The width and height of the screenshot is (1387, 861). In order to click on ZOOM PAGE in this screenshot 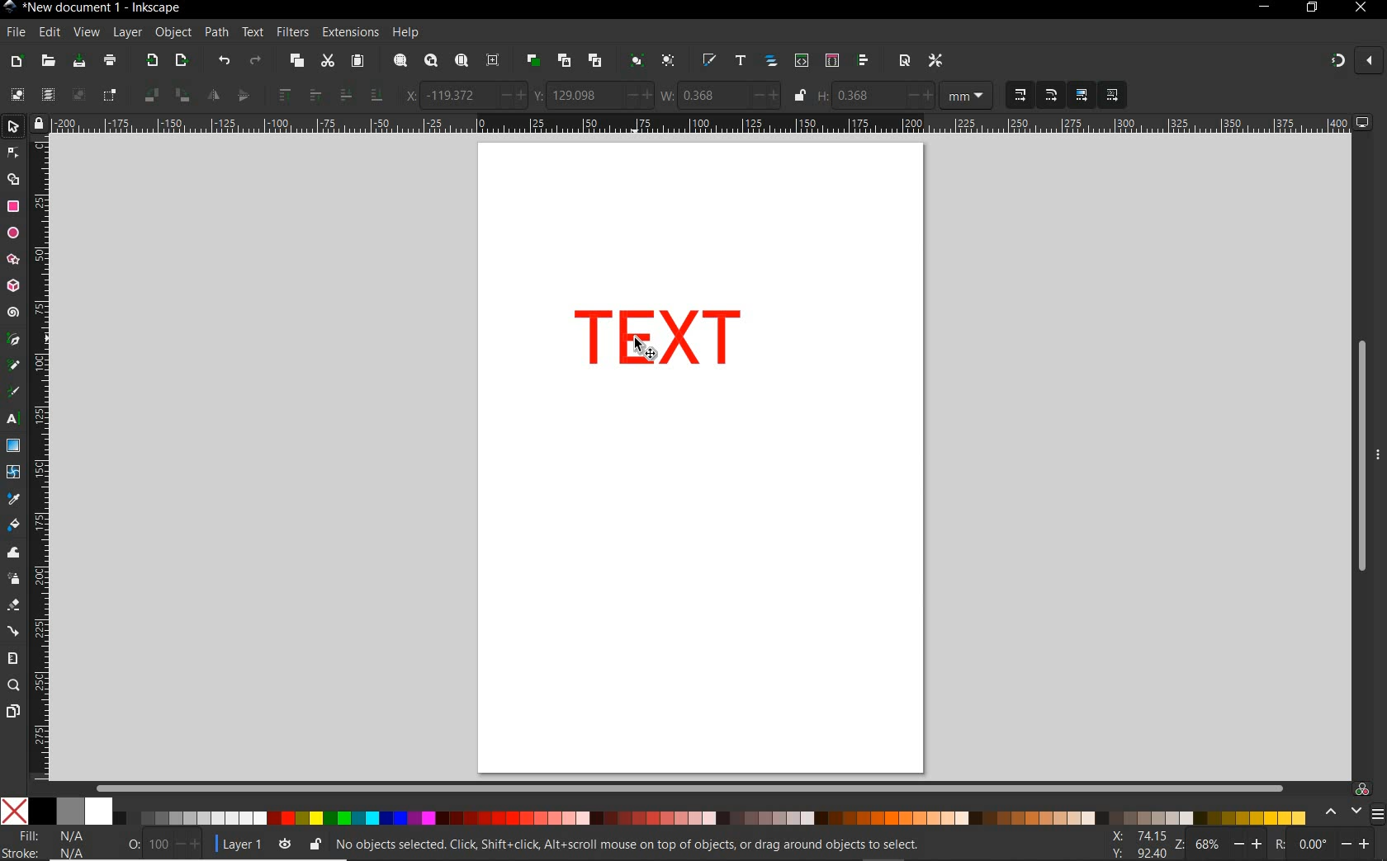, I will do `click(461, 62)`.